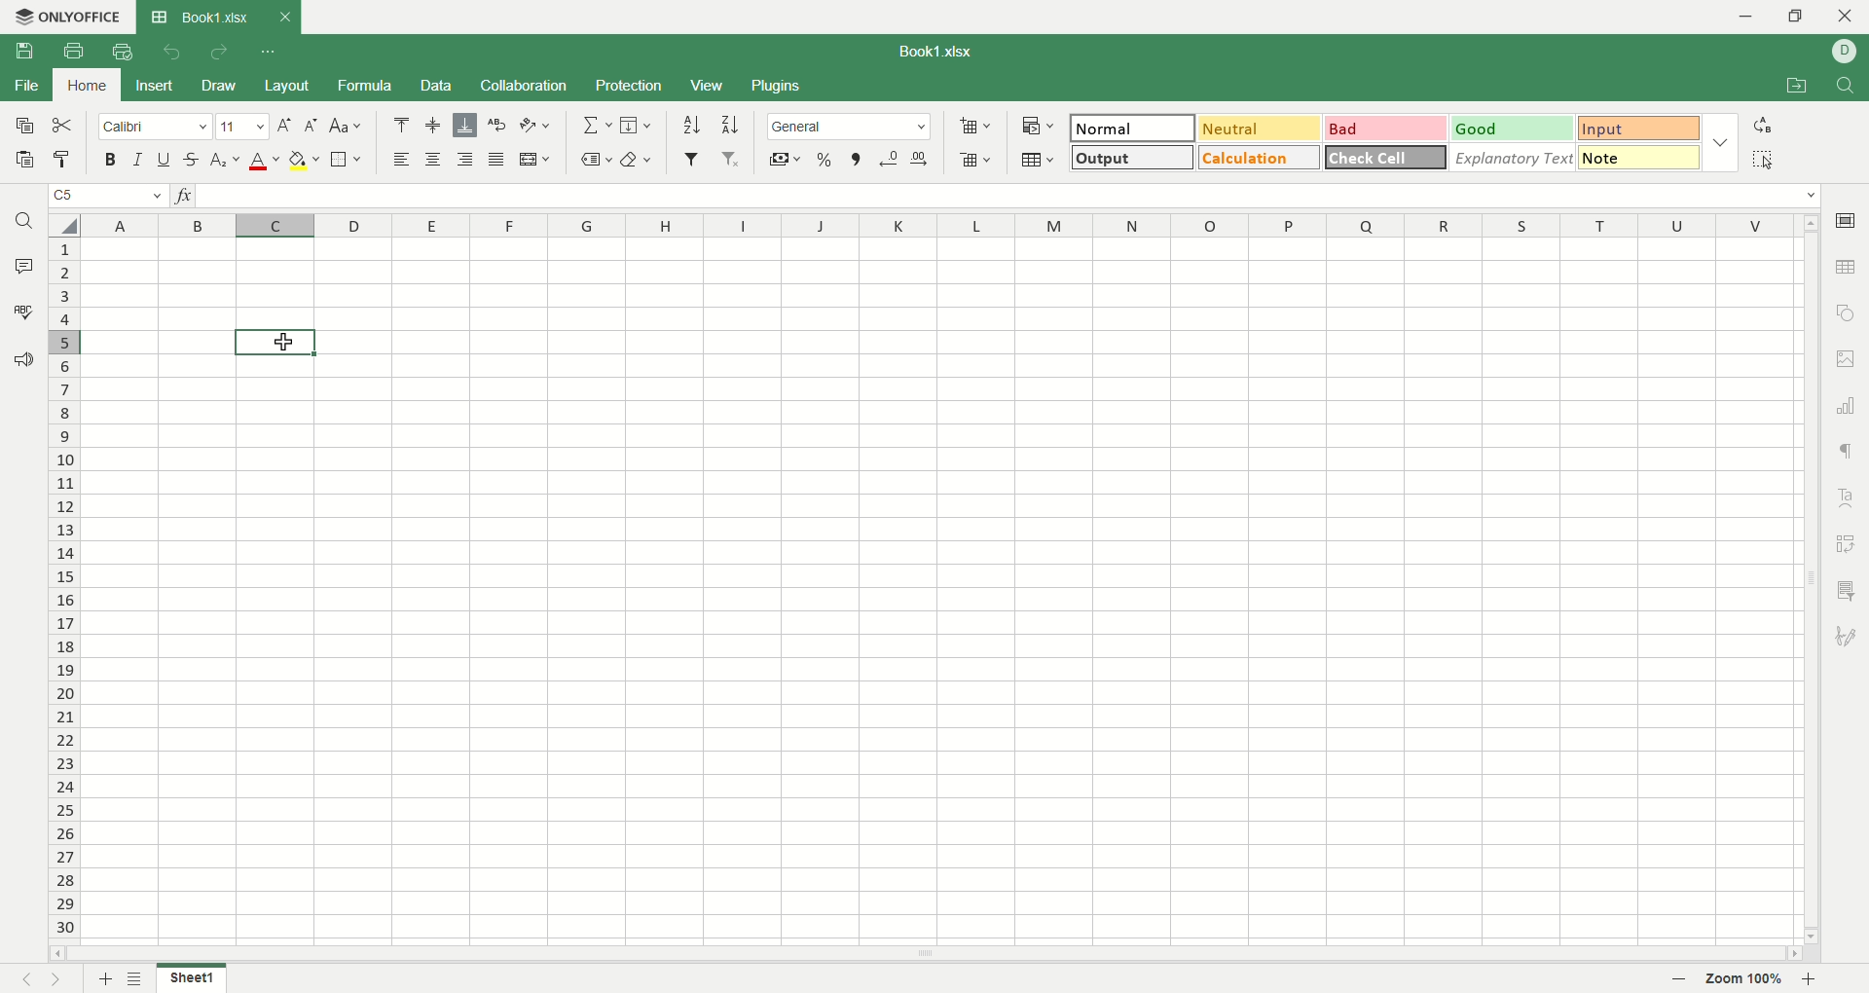 Image resolution: width=1869 pixels, height=993 pixels. I want to click on bold, so click(115, 161).